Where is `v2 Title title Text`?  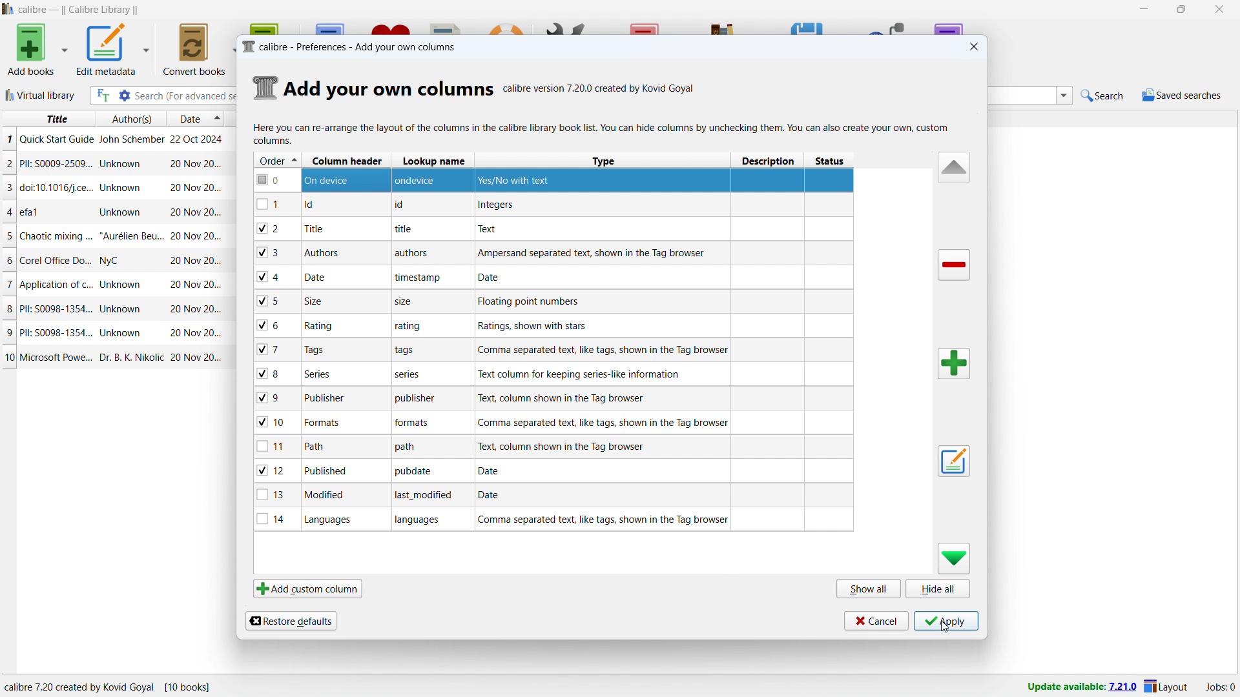 v2 Title title Text is located at coordinates (555, 228).